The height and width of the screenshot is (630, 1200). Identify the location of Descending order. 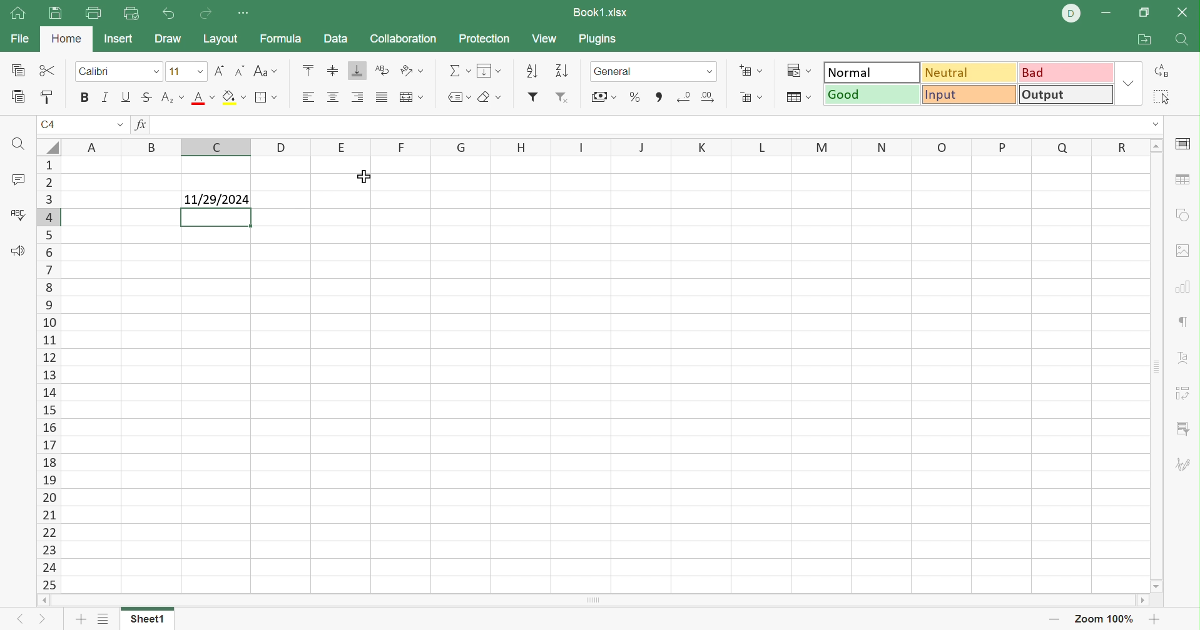
(564, 70).